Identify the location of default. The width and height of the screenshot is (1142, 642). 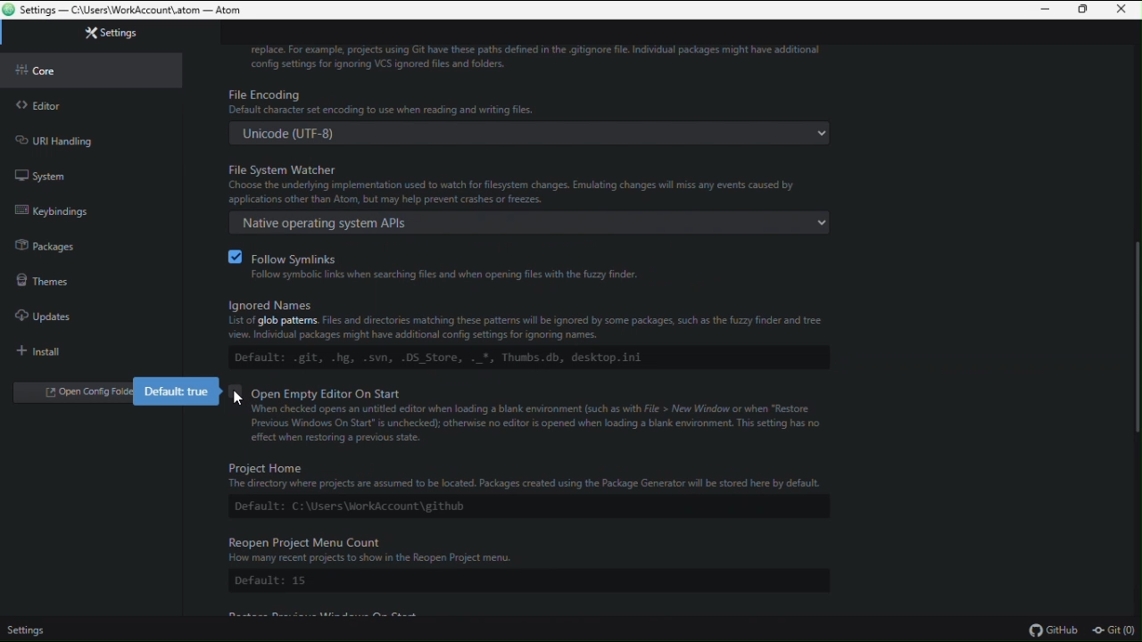
(527, 582).